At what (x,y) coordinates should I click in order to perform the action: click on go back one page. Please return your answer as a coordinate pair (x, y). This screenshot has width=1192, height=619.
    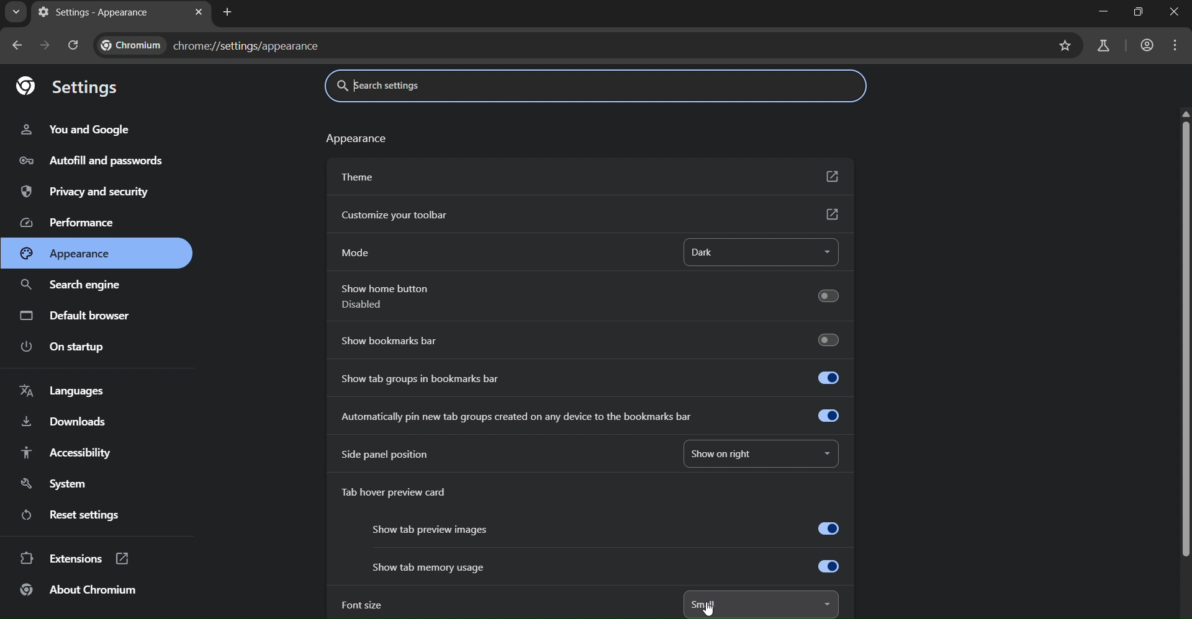
    Looking at the image, I should click on (14, 46).